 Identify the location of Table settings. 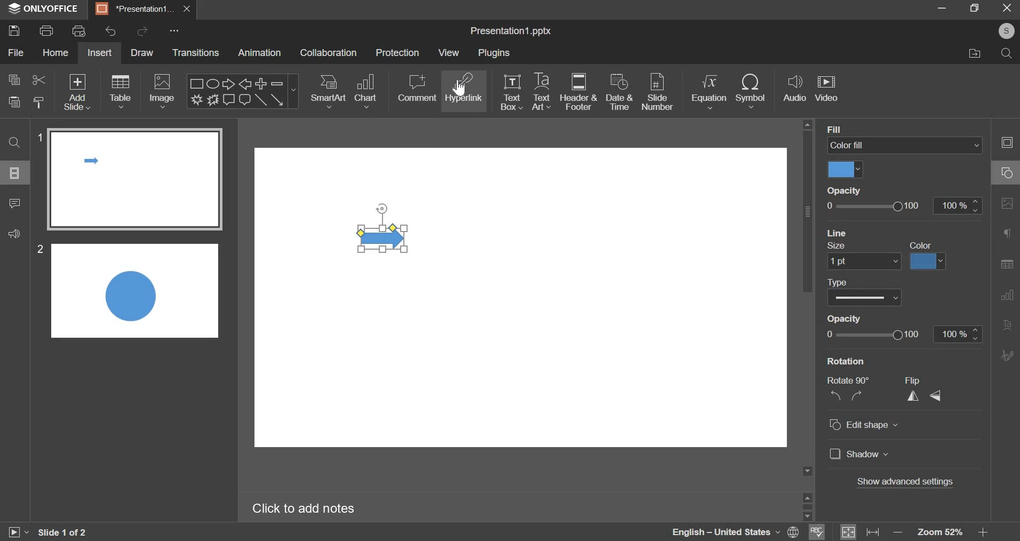
(1009, 264).